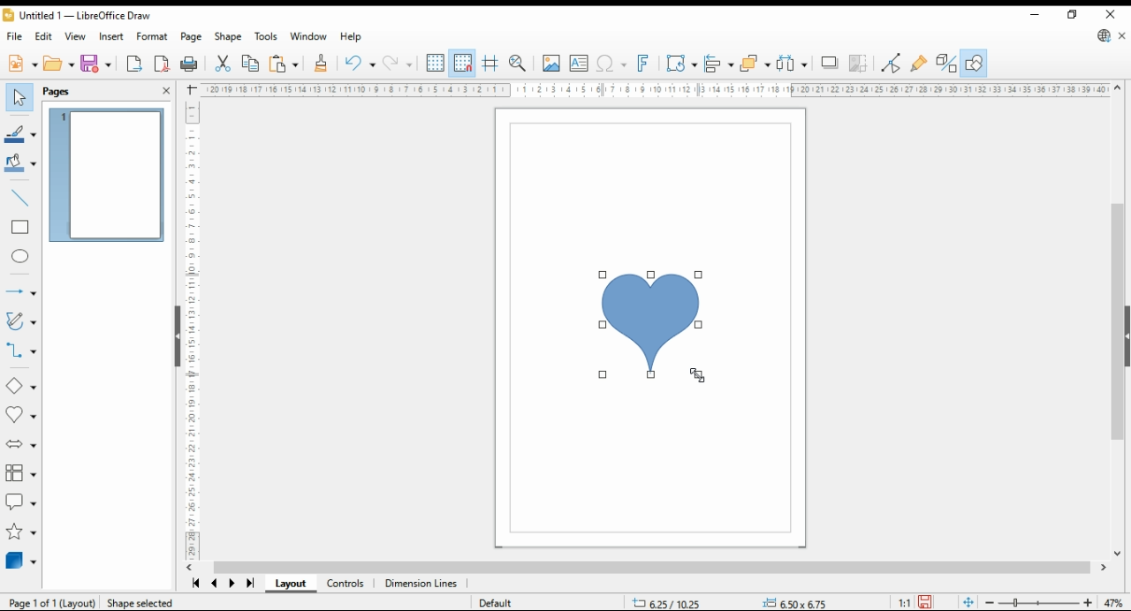 The width and height of the screenshot is (1131, 611). I want to click on 3D objects, so click(20, 561).